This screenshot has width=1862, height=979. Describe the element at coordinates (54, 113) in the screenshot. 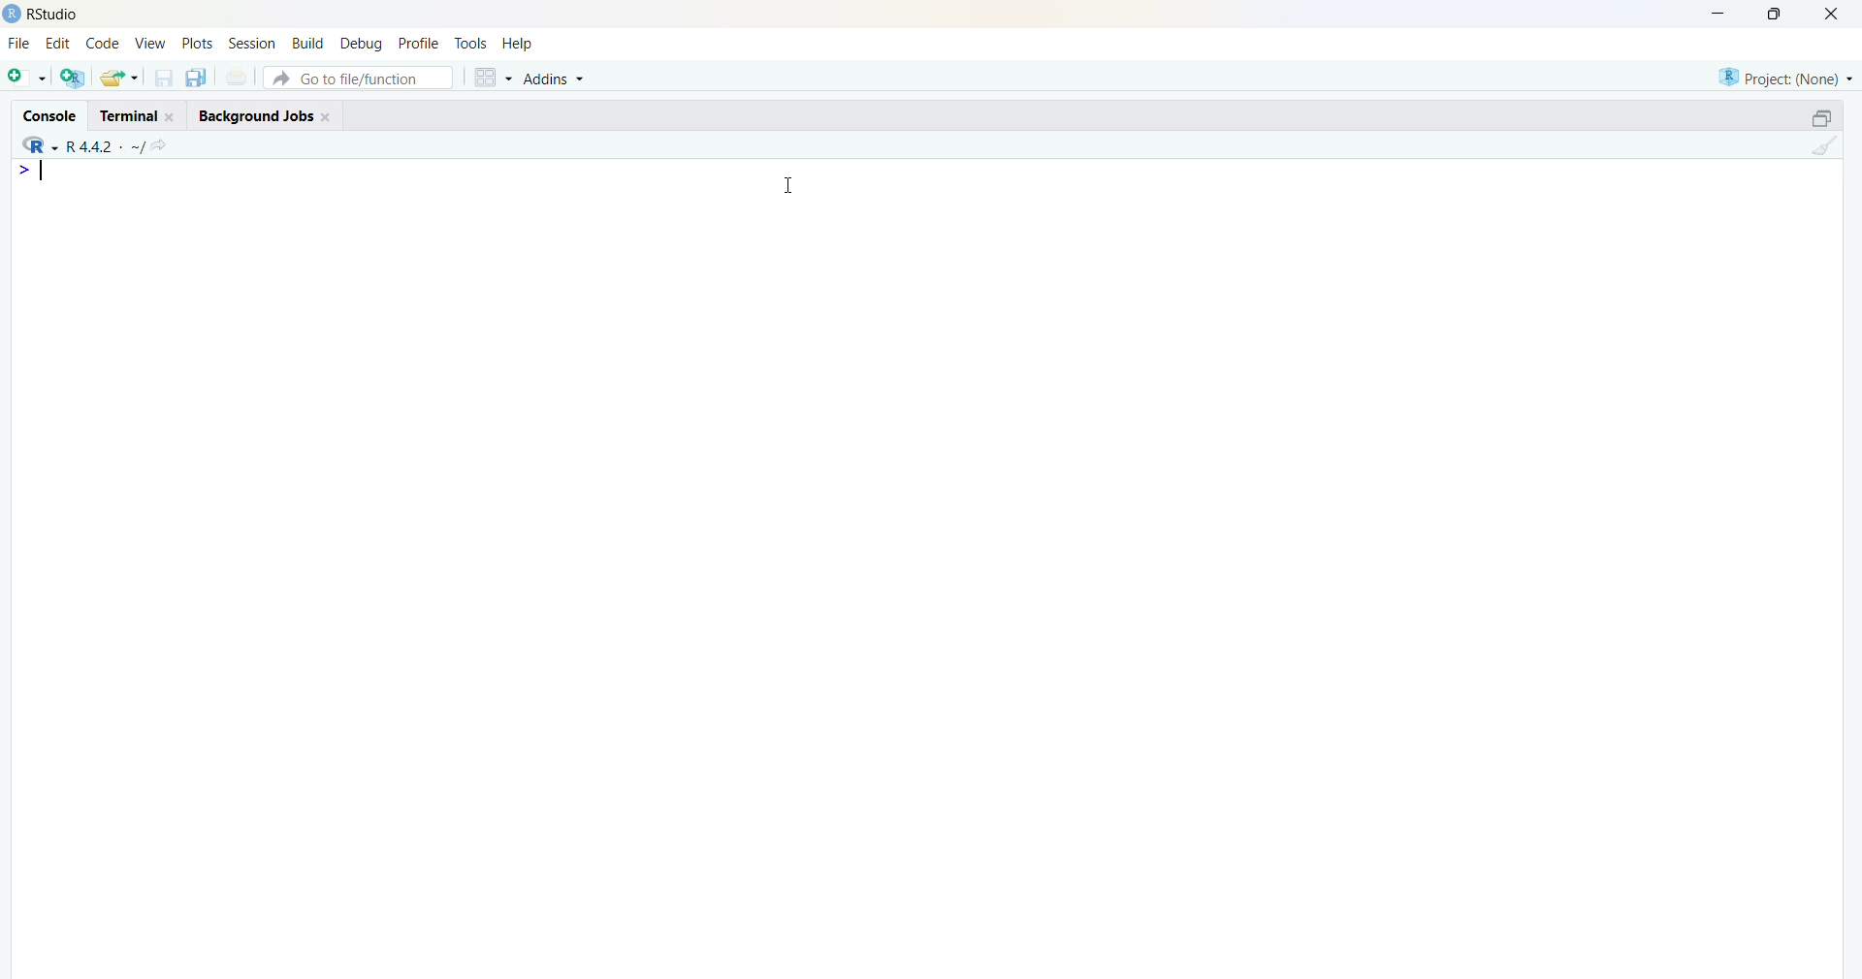

I see `Console` at that location.